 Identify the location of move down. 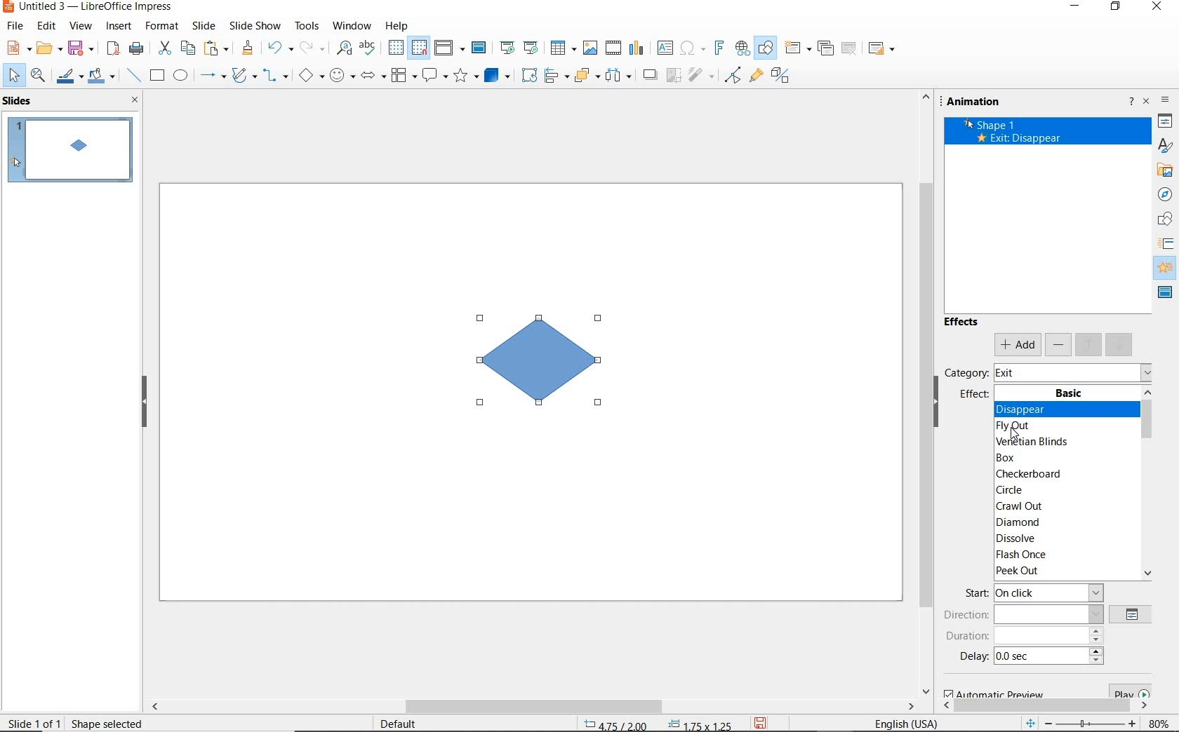
(1120, 345).